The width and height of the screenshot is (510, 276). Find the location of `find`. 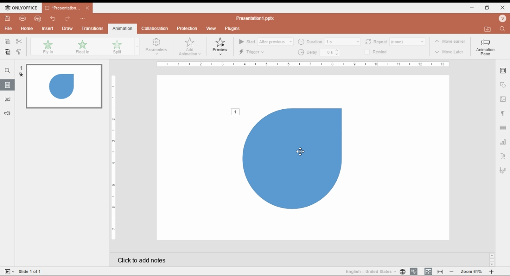

find is located at coordinates (503, 29).